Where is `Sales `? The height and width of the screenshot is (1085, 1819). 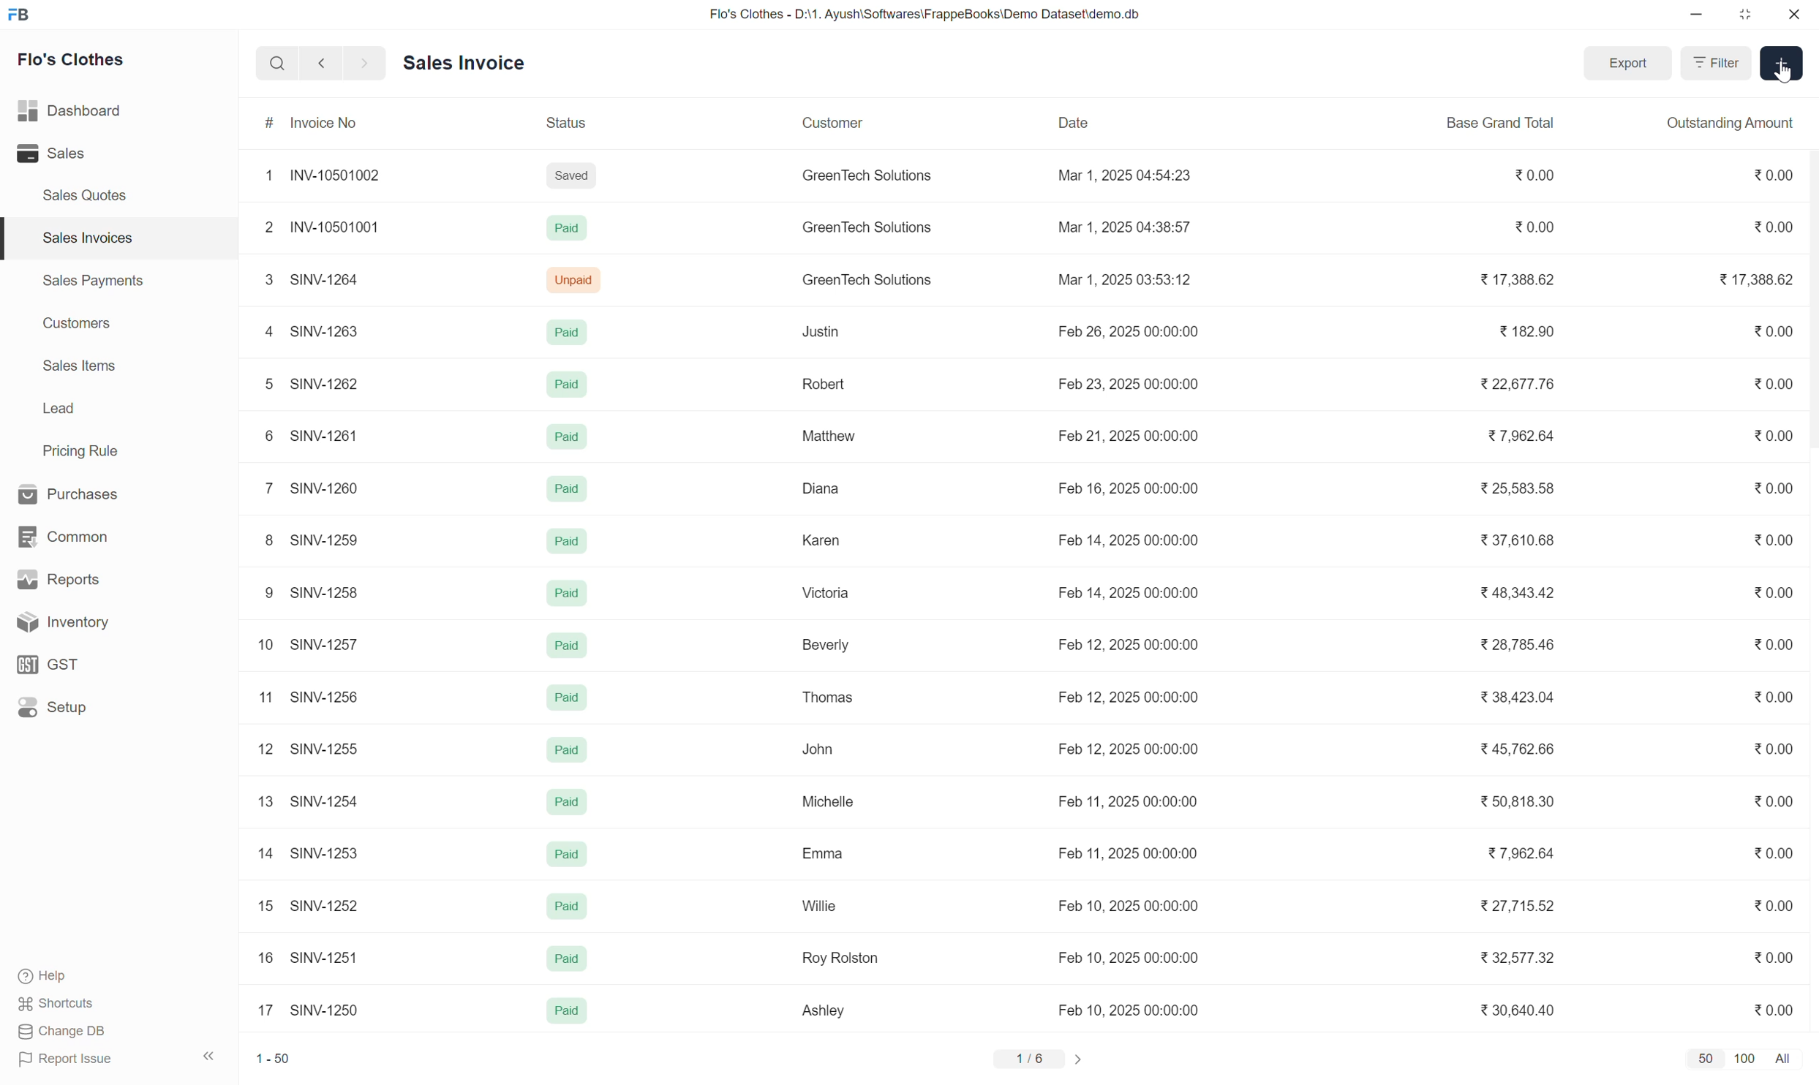 Sales  is located at coordinates (83, 154).